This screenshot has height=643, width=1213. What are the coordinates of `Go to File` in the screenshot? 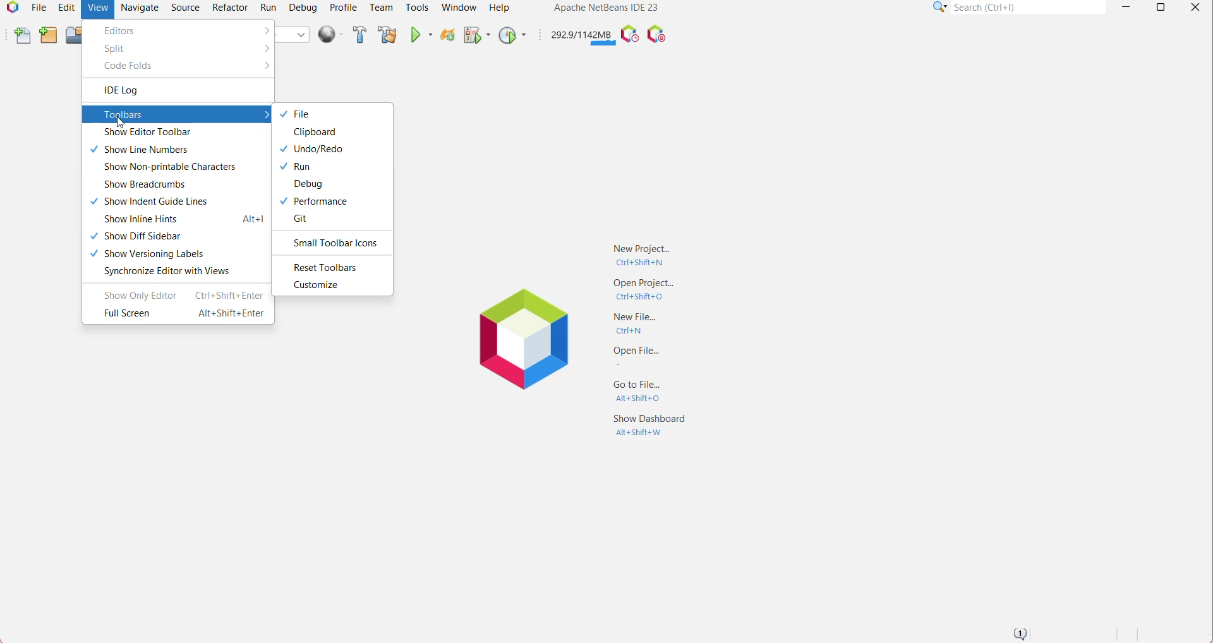 It's located at (644, 390).